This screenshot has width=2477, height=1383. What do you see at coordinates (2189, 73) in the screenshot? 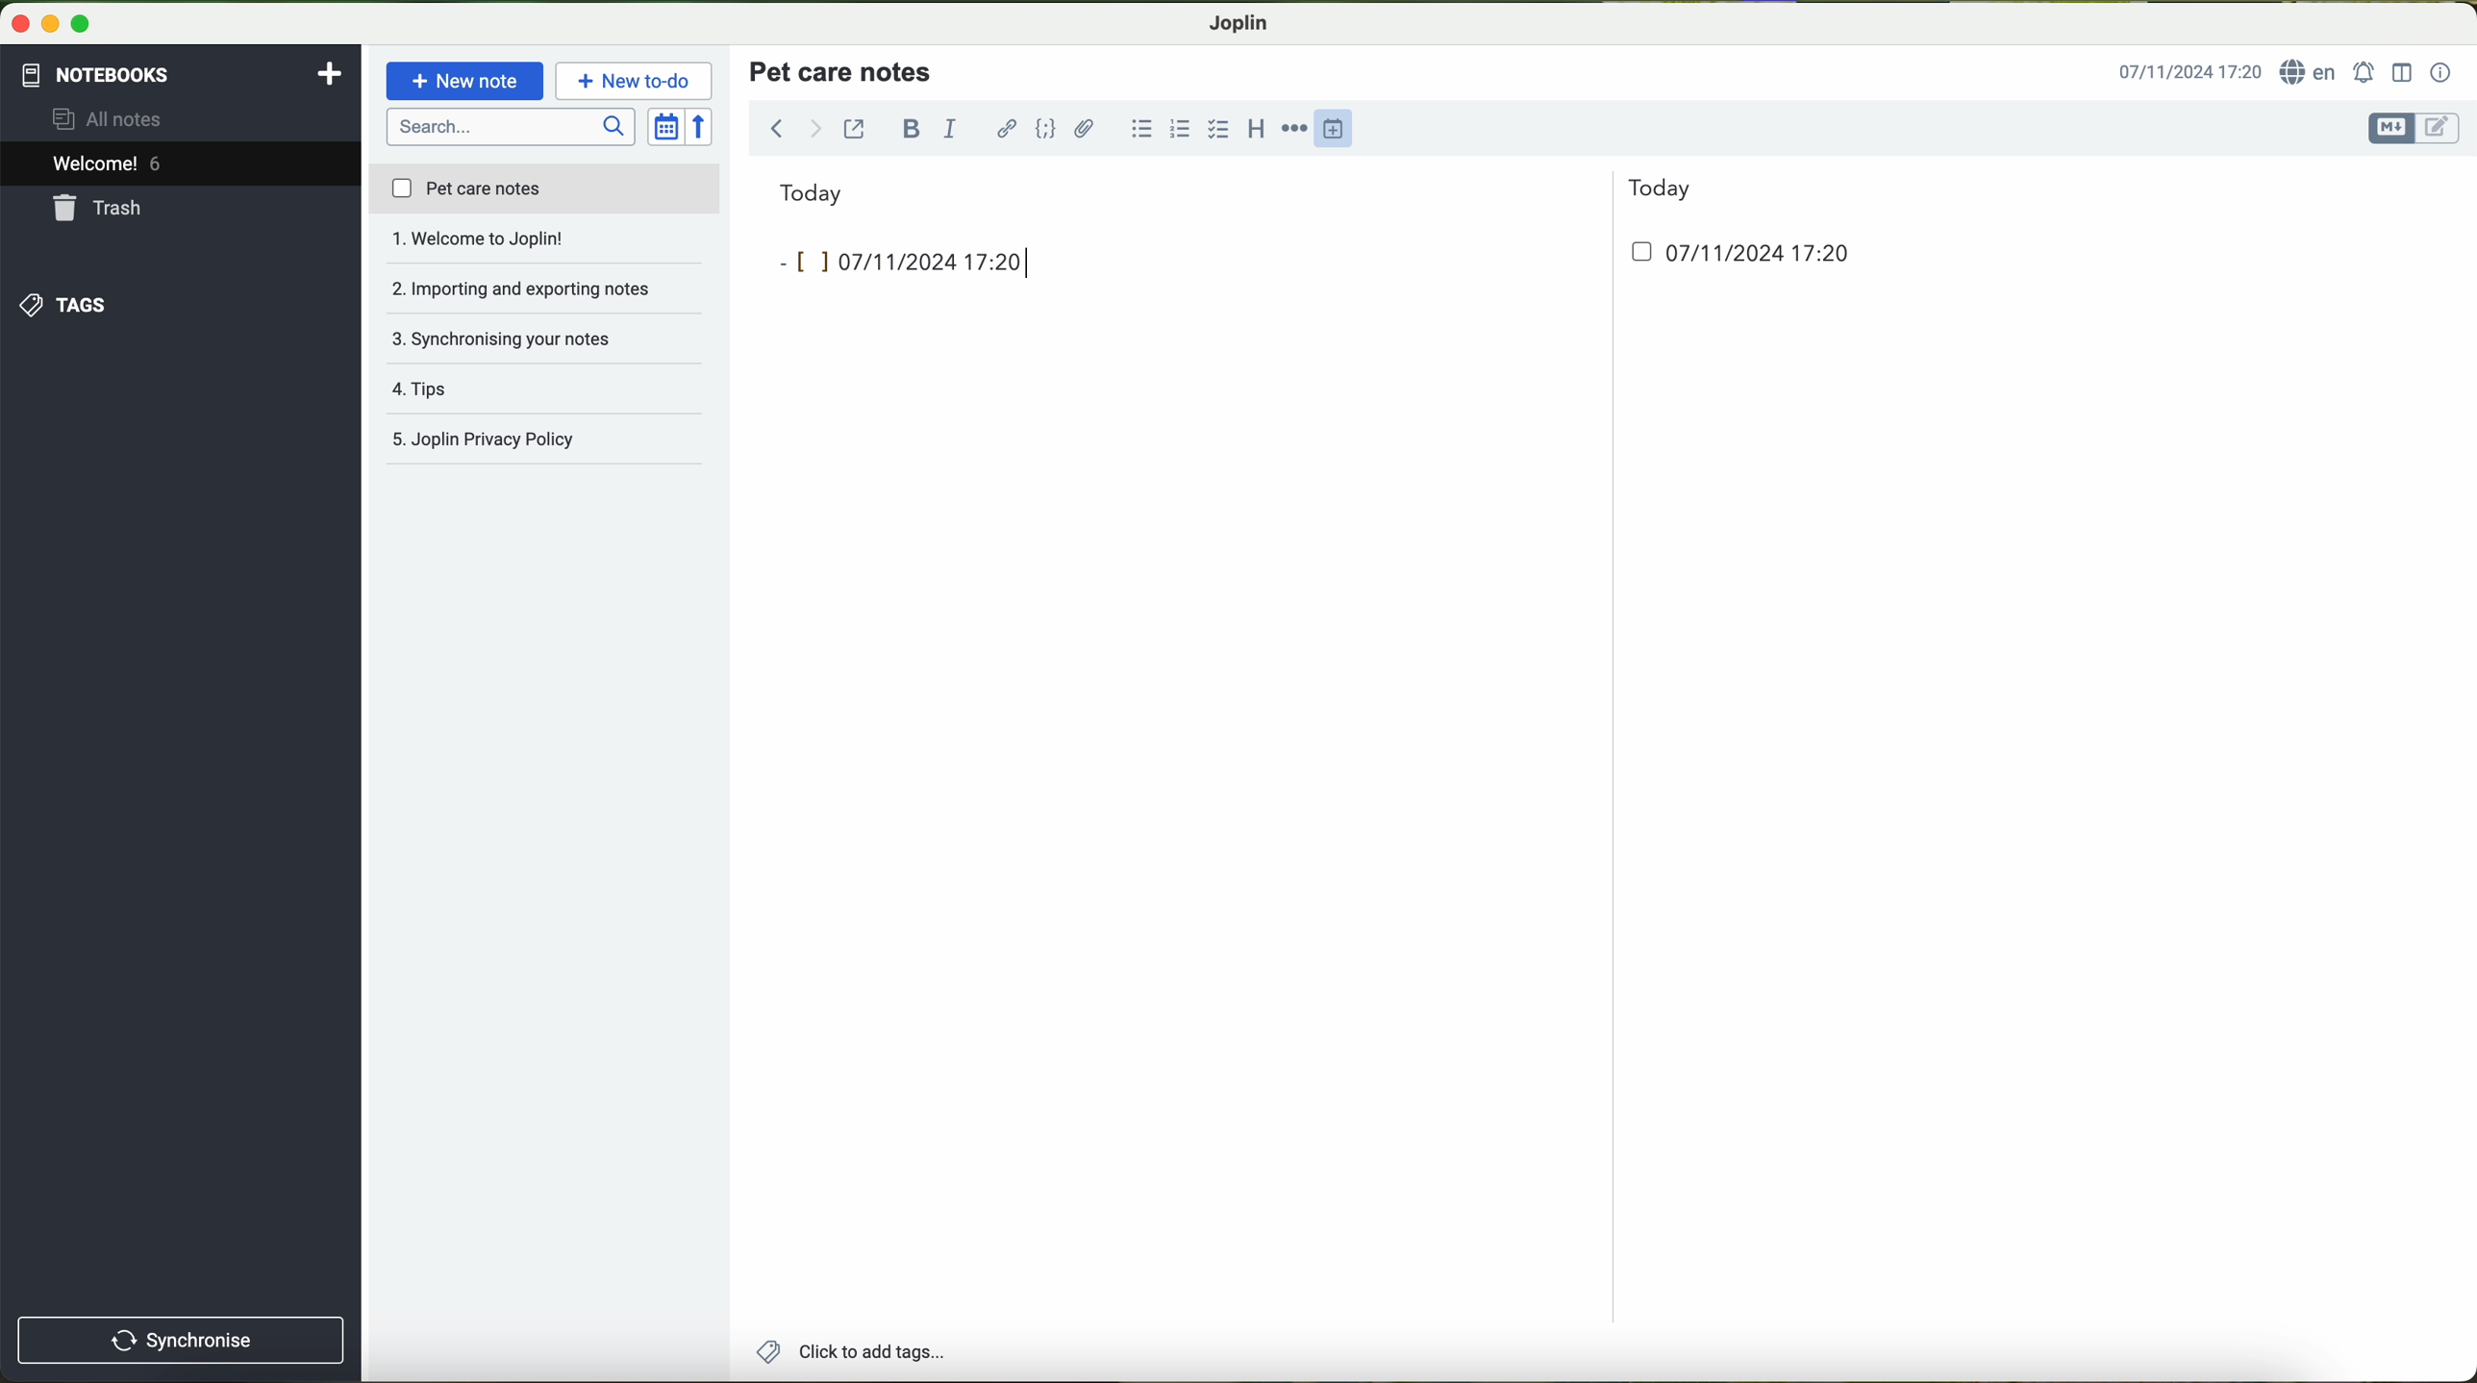
I see `hour and date` at bounding box center [2189, 73].